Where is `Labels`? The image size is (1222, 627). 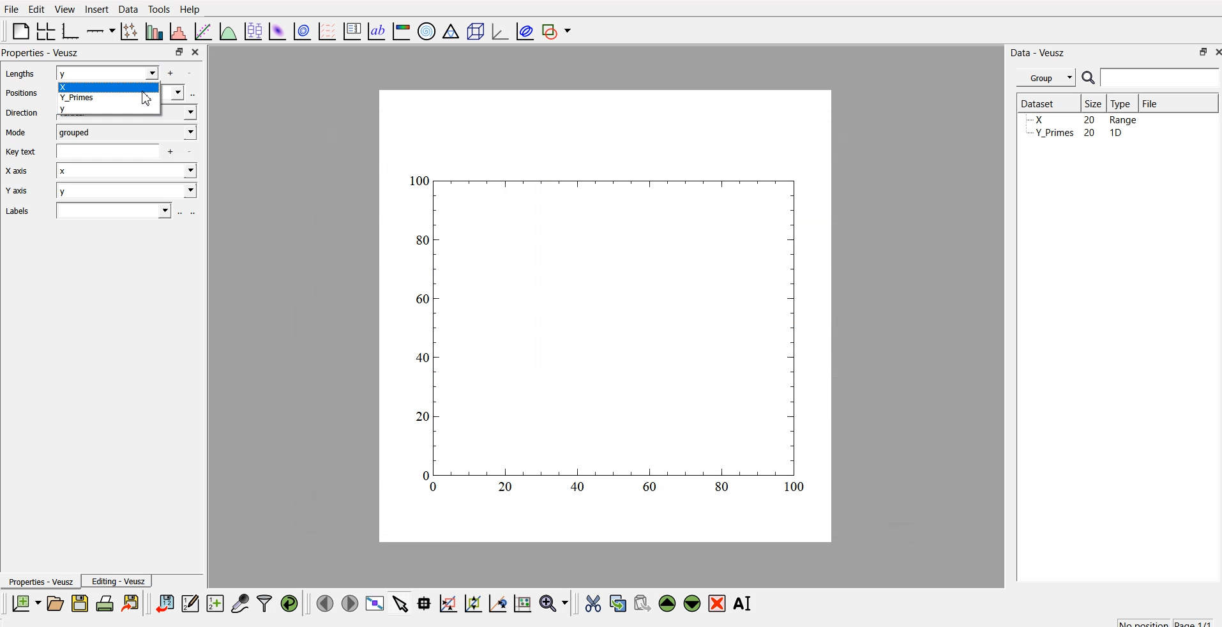 Labels is located at coordinates (97, 211).